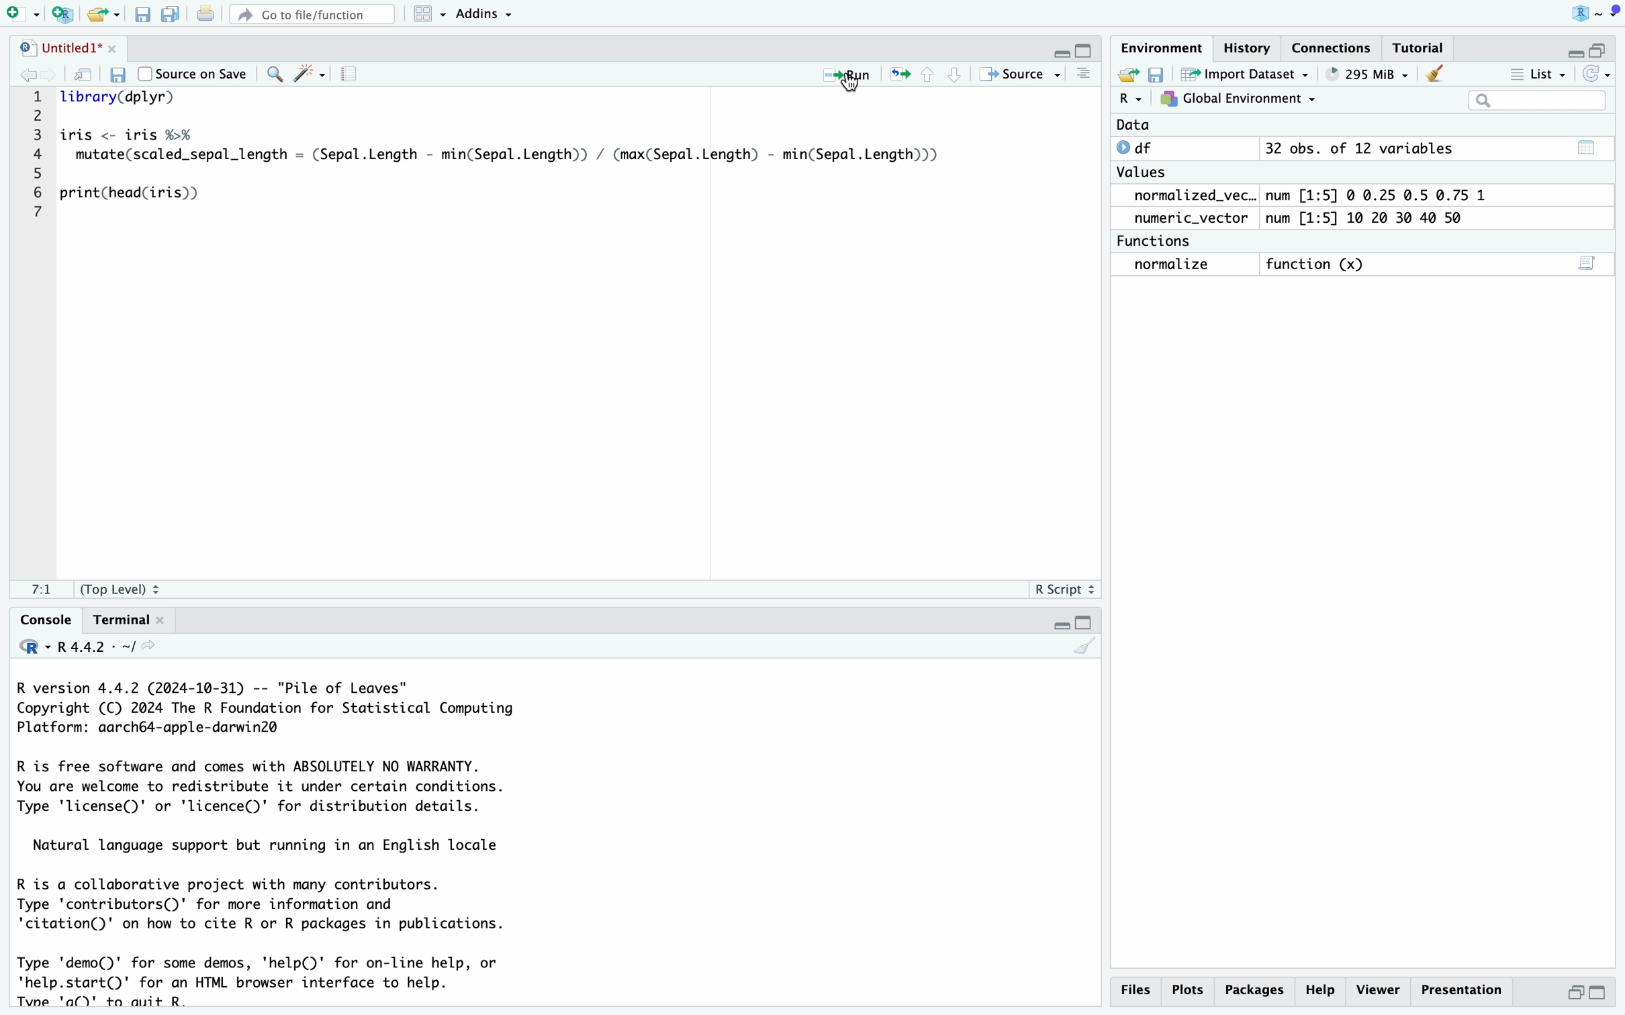  What do you see at coordinates (1161, 48) in the screenshot?
I see `Environment` at bounding box center [1161, 48].